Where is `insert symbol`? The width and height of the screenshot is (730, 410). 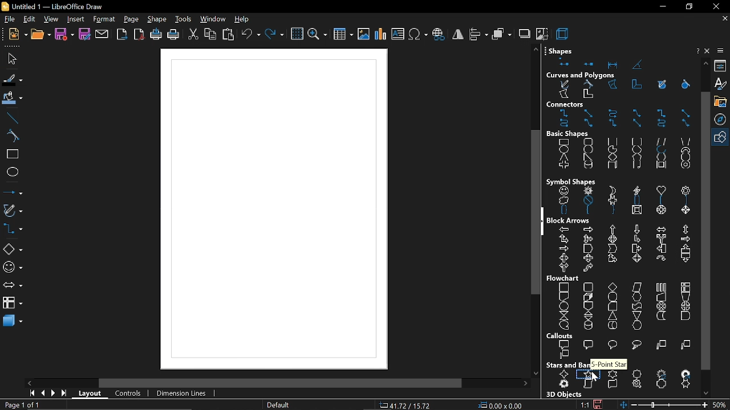 insert symbol is located at coordinates (419, 35).